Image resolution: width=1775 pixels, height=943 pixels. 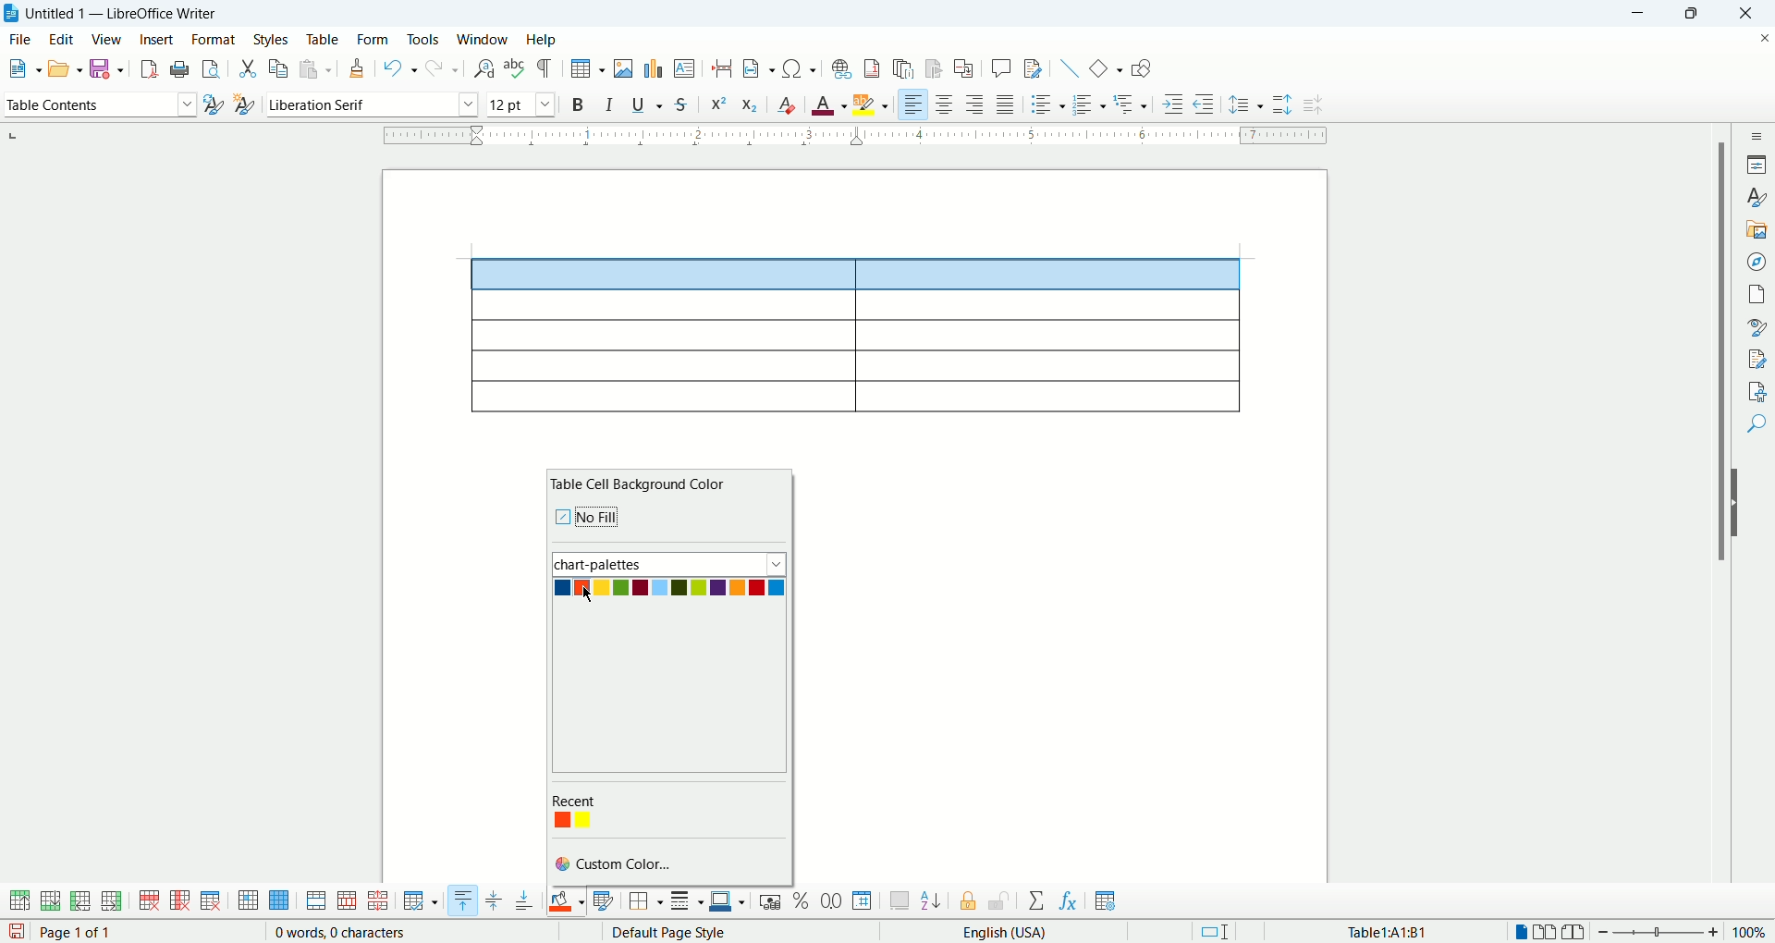 What do you see at coordinates (1047, 933) in the screenshot?
I see `english` at bounding box center [1047, 933].